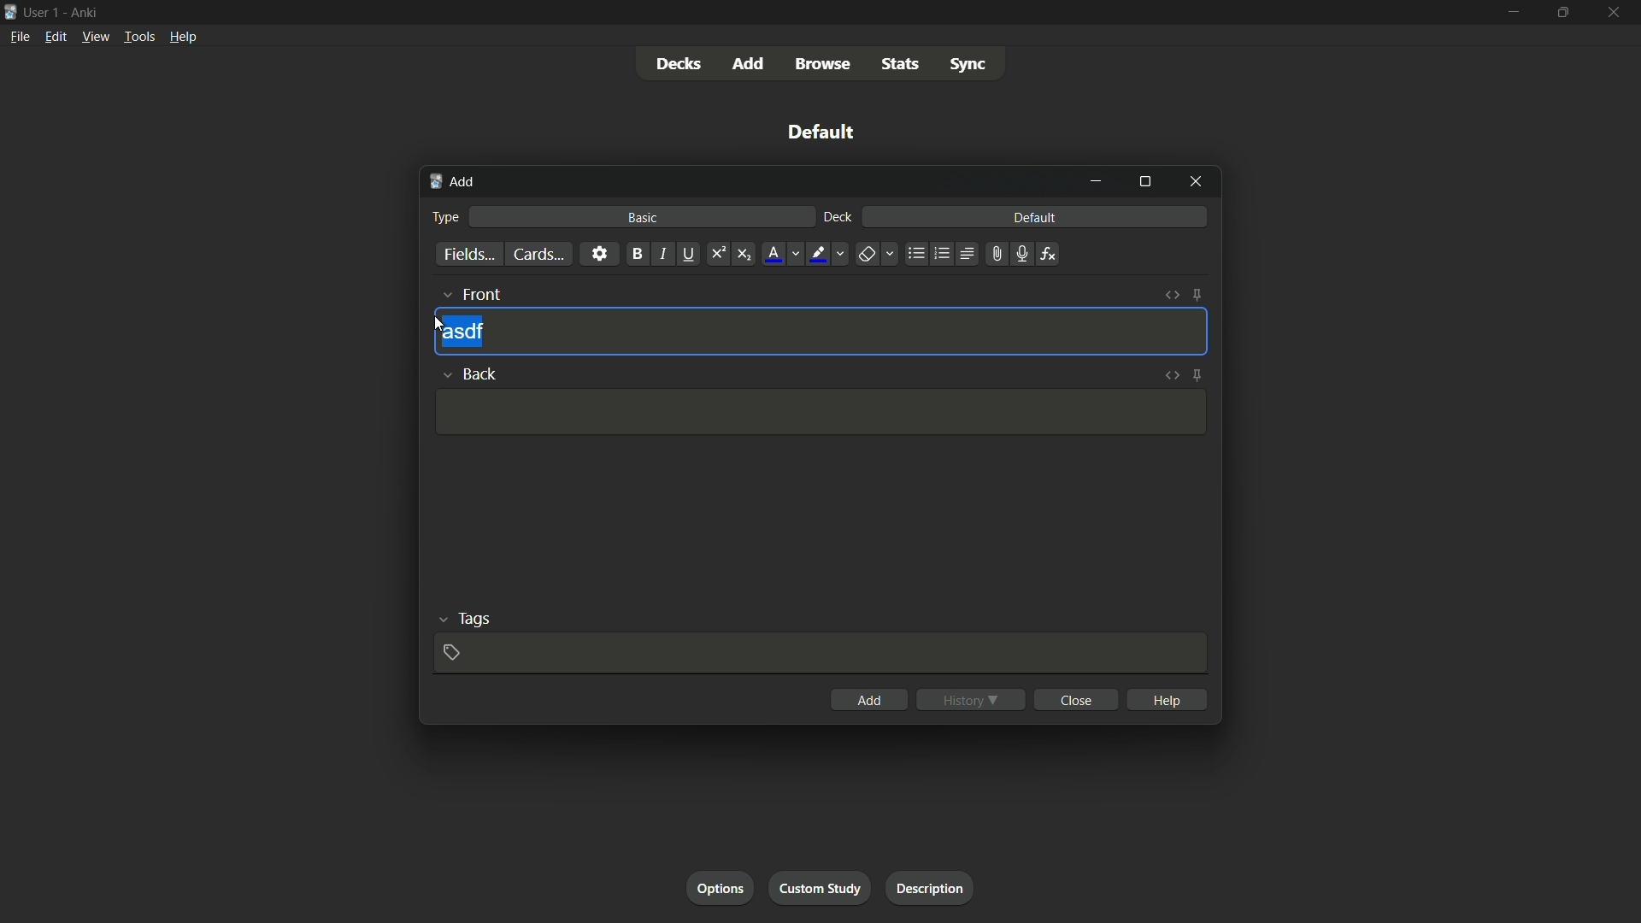 The height and width of the screenshot is (923, 1641). I want to click on tags, so click(462, 619).